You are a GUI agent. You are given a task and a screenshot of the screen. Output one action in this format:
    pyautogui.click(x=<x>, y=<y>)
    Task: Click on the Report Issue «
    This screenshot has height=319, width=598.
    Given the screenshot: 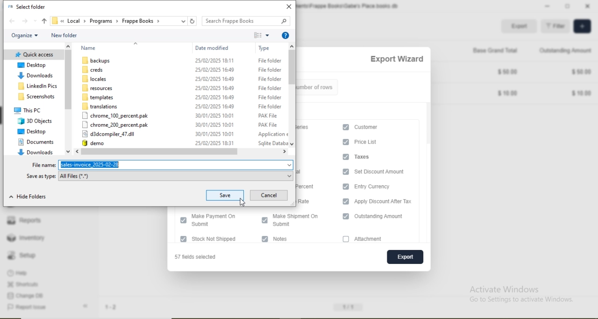 What is the action you would take?
    pyautogui.click(x=50, y=307)
    